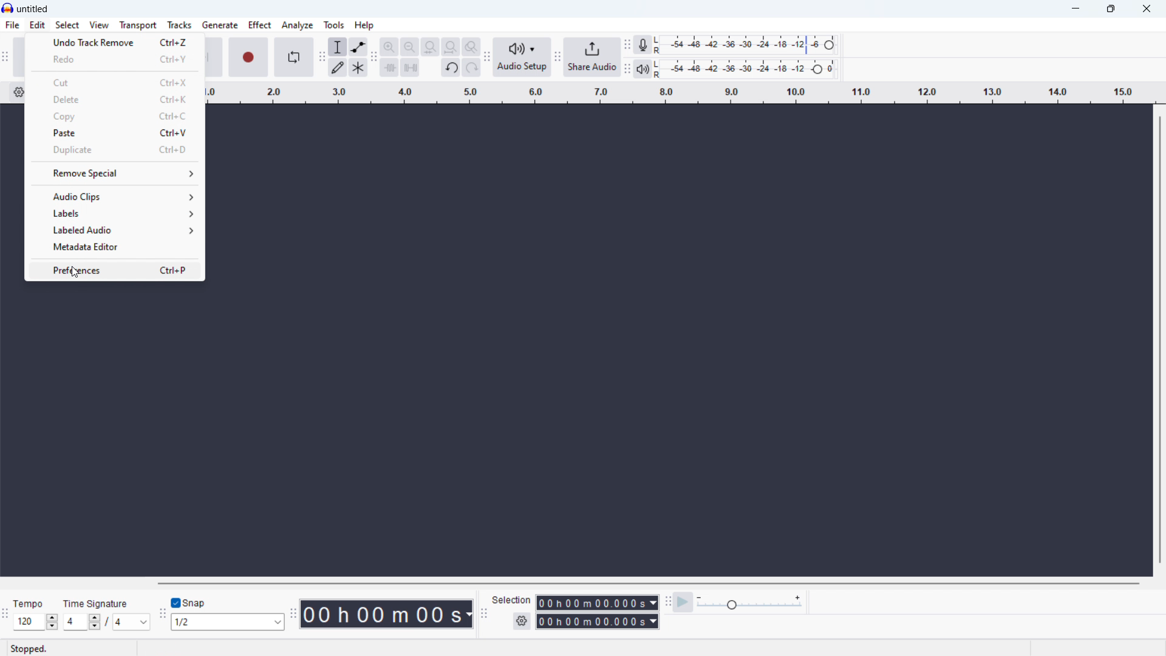 Image resolution: width=1166 pixels, height=656 pixels. I want to click on Selection, so click(513, 600).